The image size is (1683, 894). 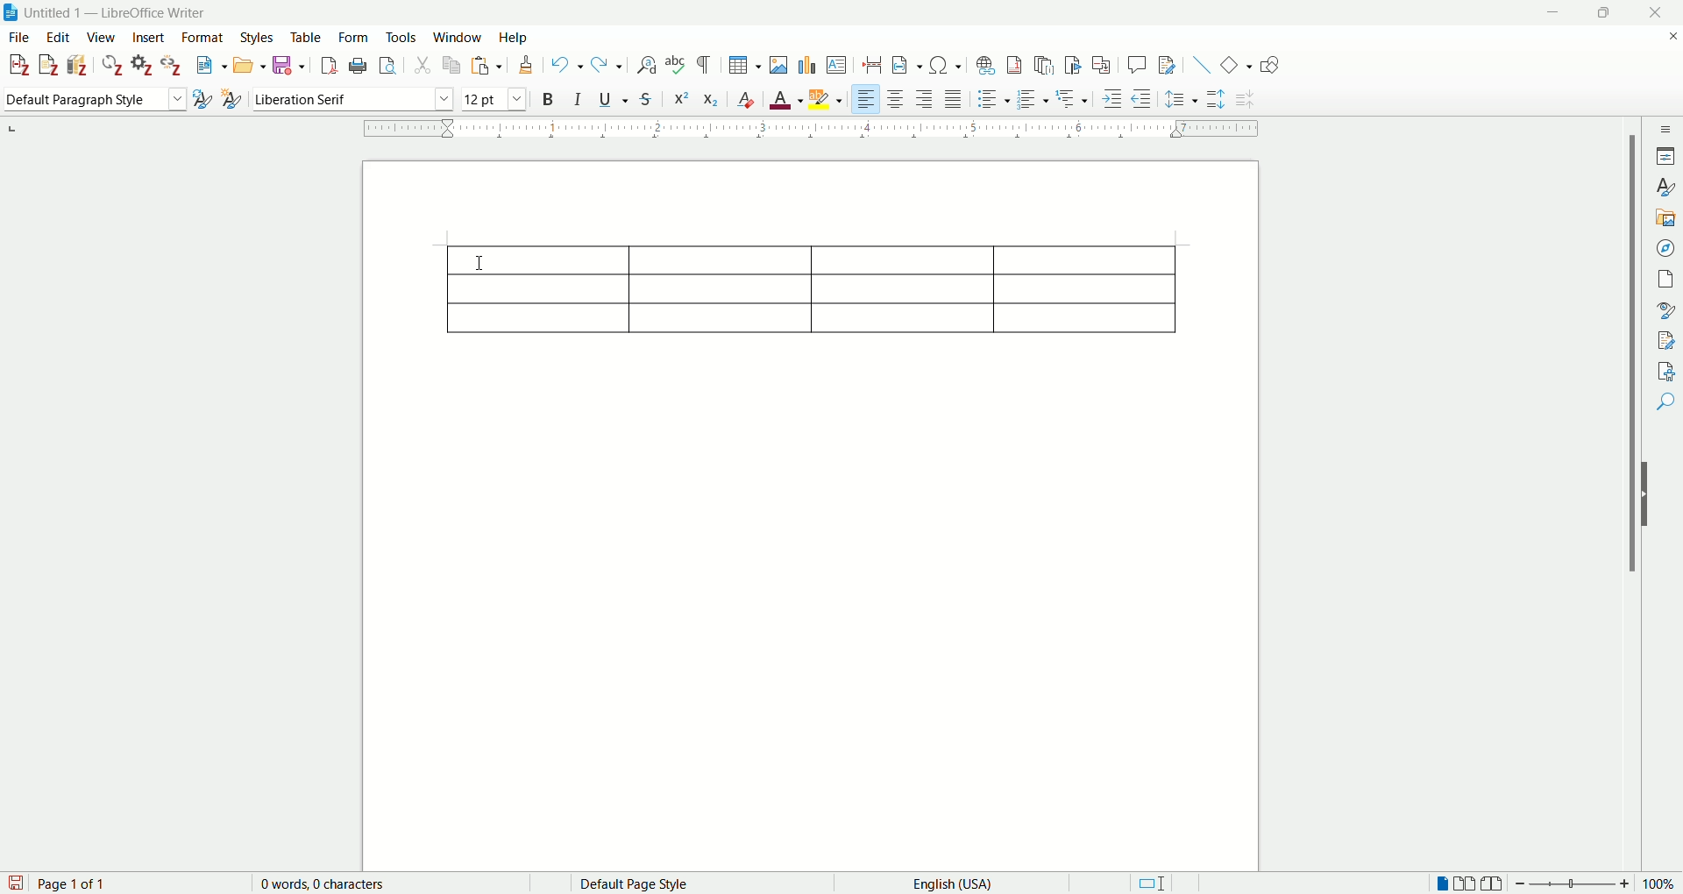 I want to click on unordered list, so click(x=995, y=99).